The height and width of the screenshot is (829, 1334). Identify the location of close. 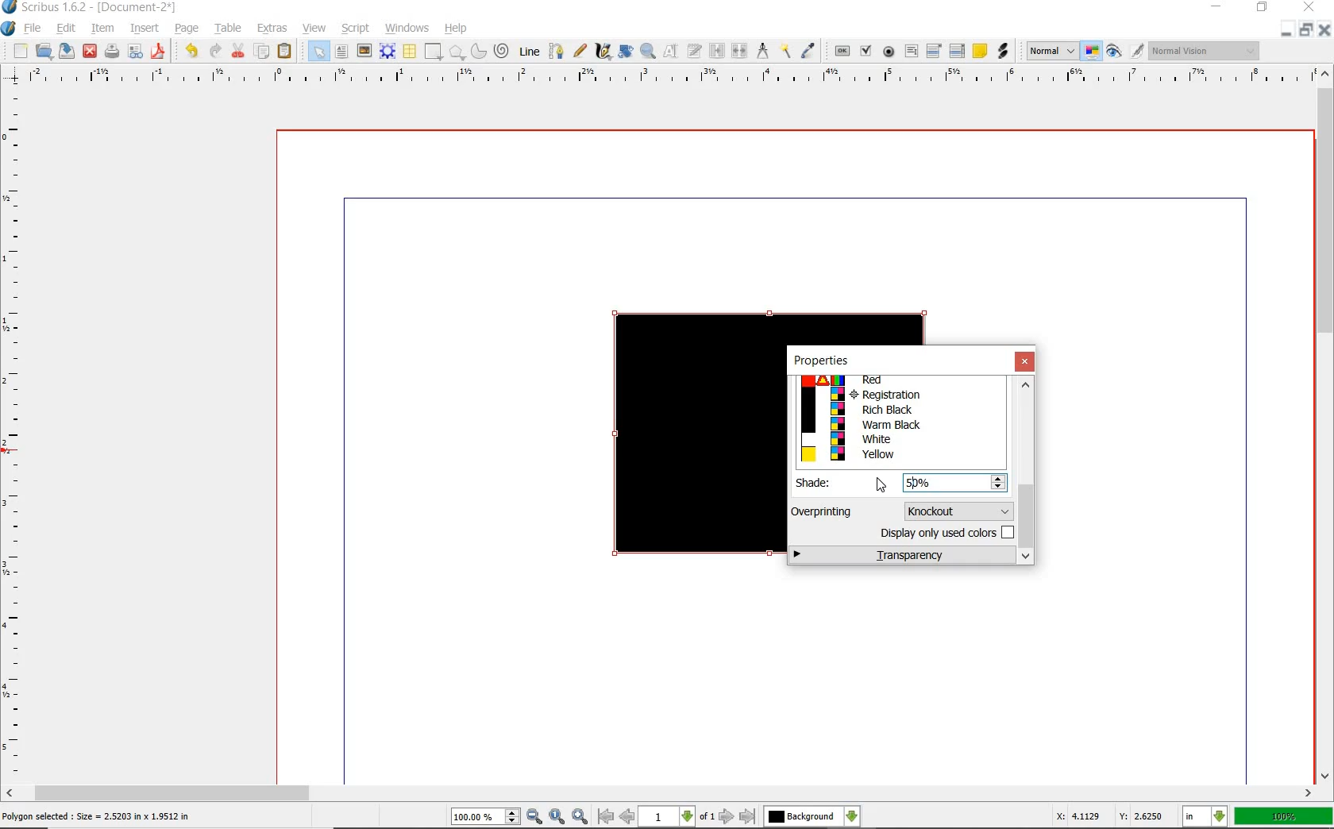
(89, 52).